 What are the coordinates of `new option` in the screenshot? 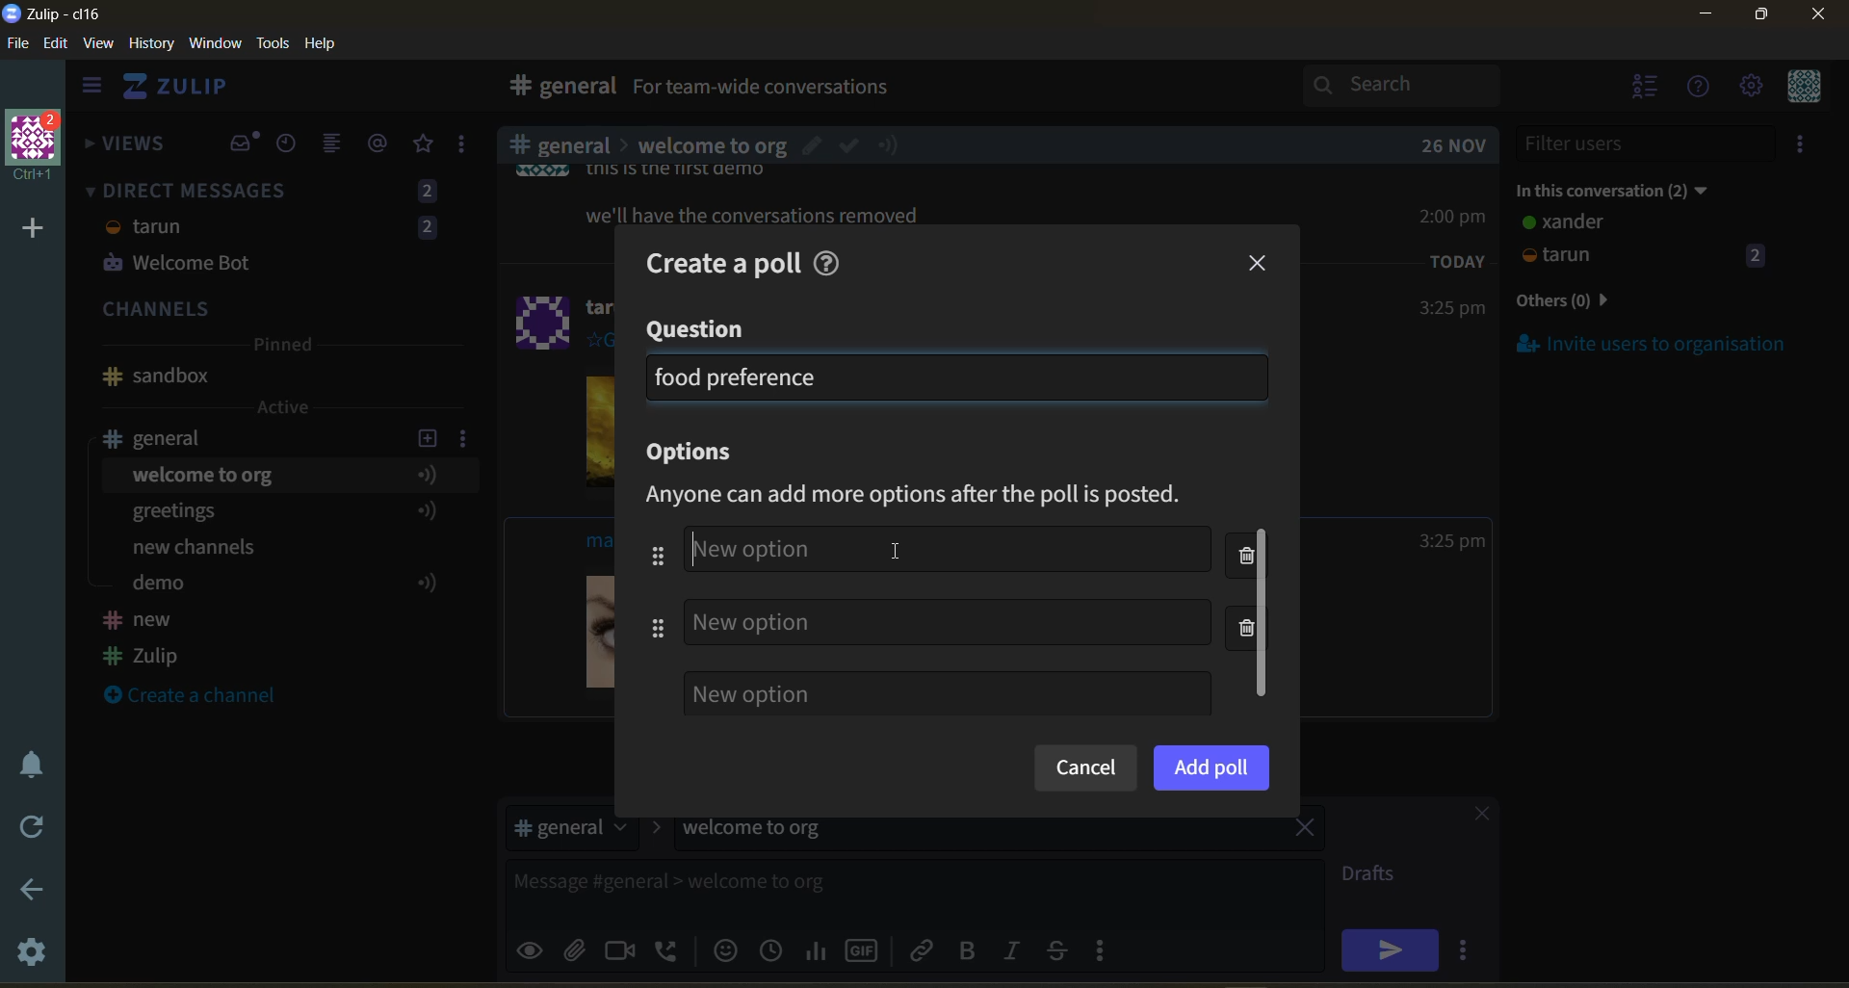 It's located at (951, 551).